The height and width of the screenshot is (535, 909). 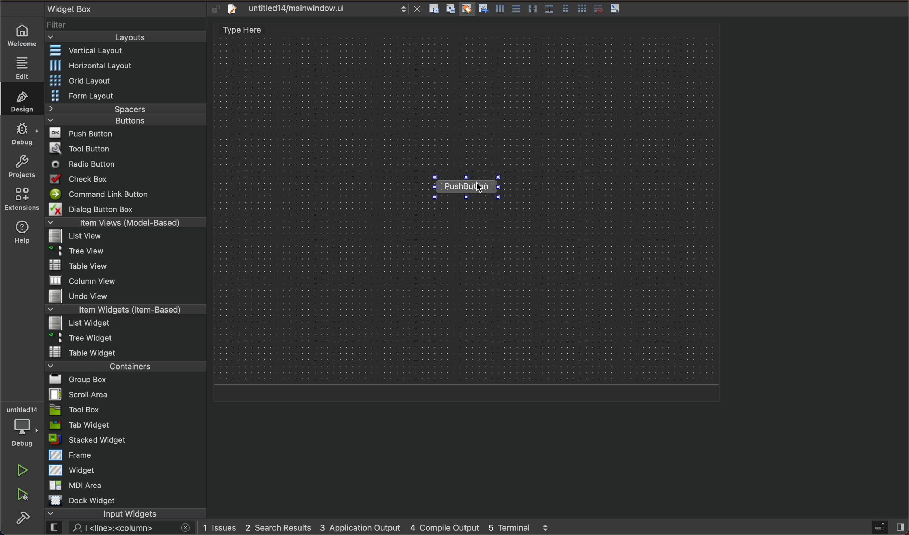 I want to click on item views, so click(x=126, y=224).